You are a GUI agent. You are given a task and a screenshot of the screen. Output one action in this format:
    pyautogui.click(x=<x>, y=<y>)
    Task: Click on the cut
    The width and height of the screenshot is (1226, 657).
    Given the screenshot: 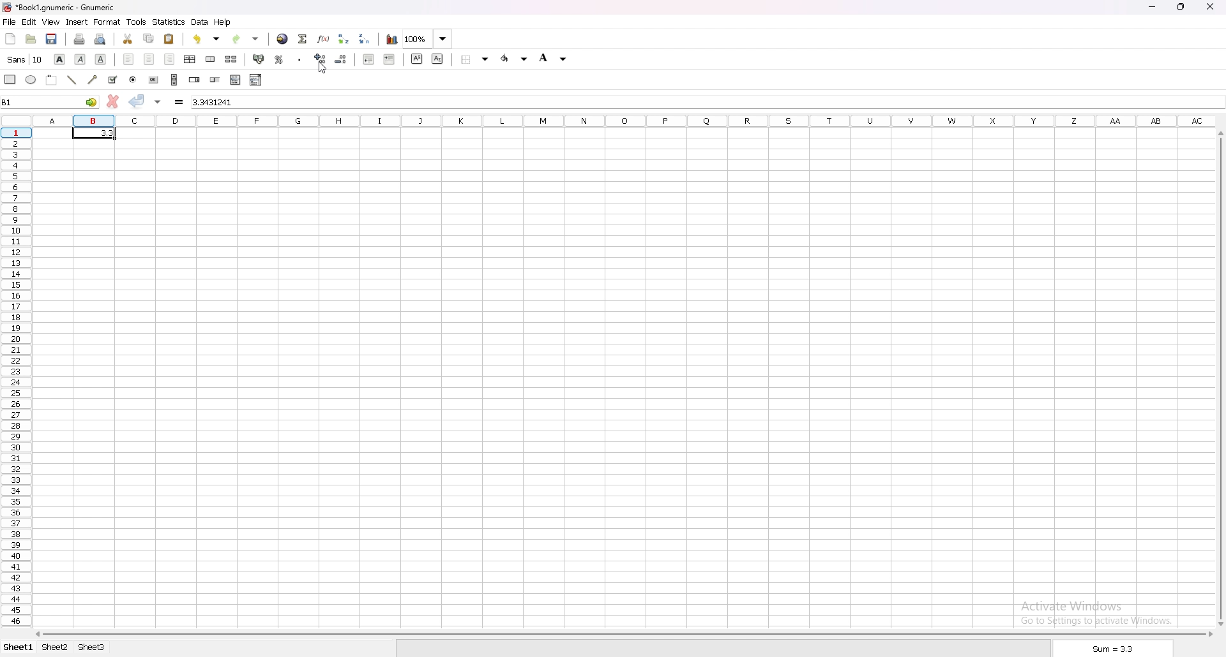 What is the action you would take?
    pyautogui.click(x=129, y=39)
    